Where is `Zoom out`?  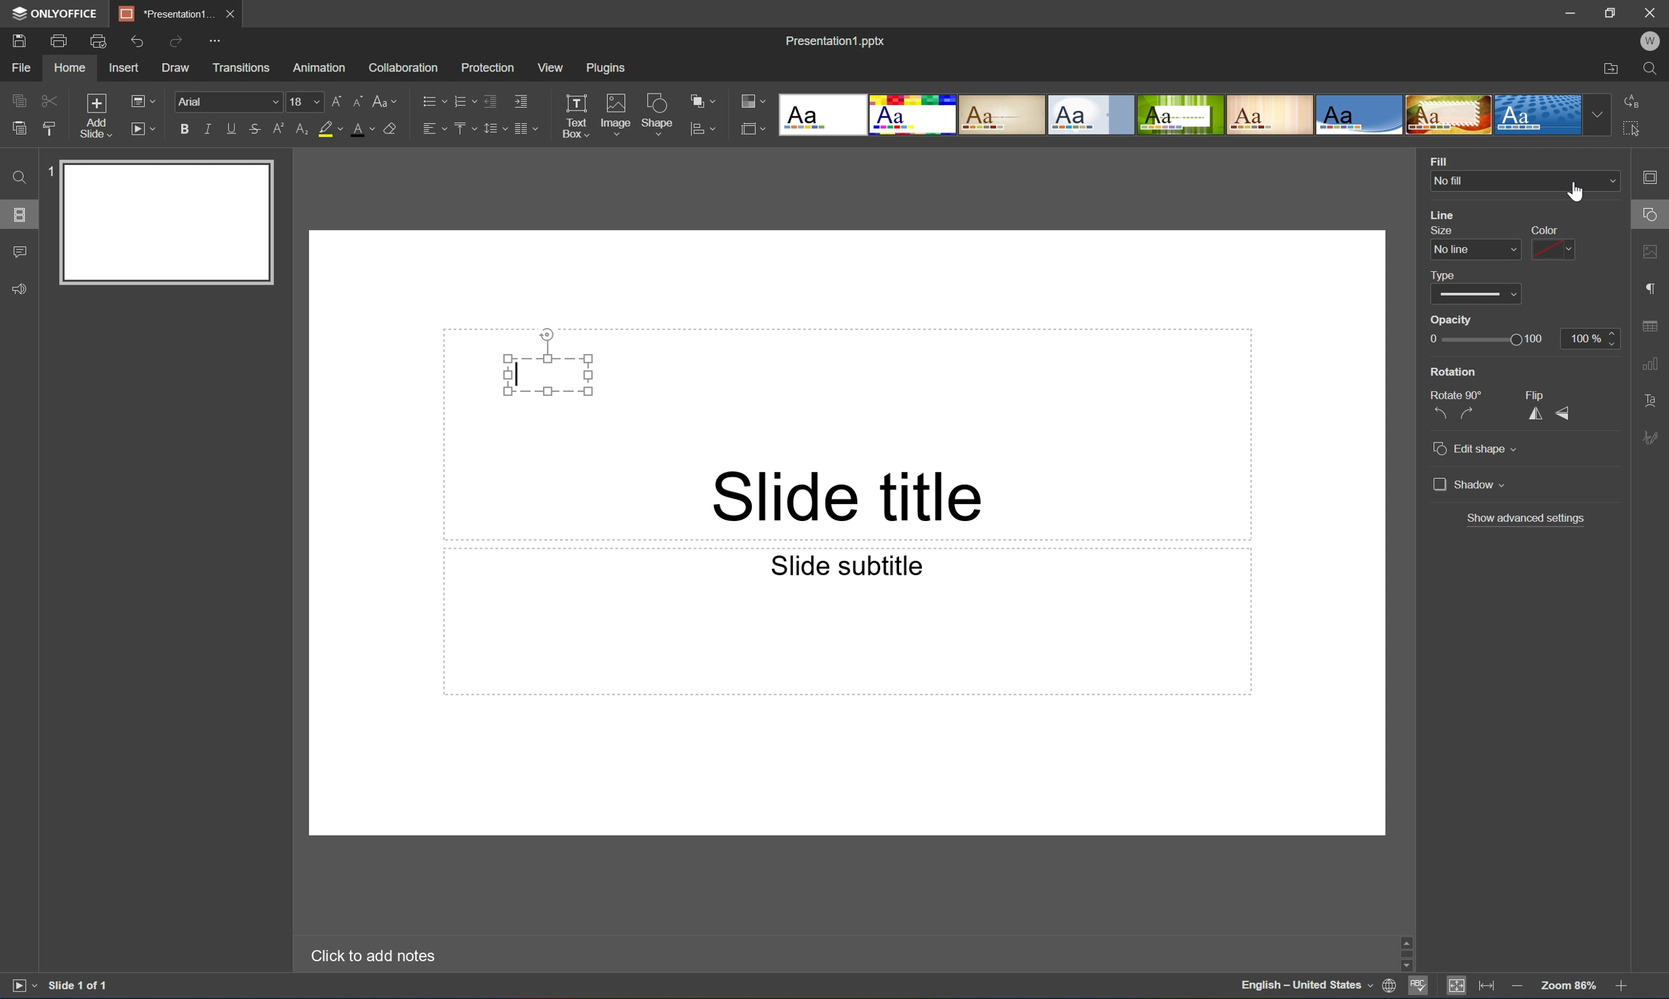
Zoom out is located at coordinates (1516, 986).